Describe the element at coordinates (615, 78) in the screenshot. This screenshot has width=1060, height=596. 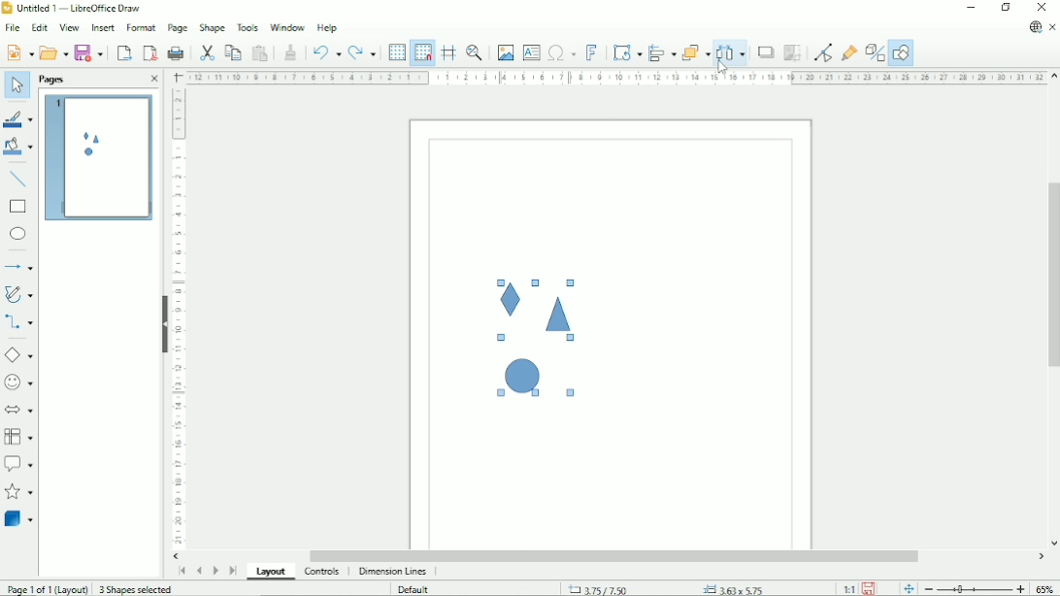
I see `Horizontal scale` at that location.